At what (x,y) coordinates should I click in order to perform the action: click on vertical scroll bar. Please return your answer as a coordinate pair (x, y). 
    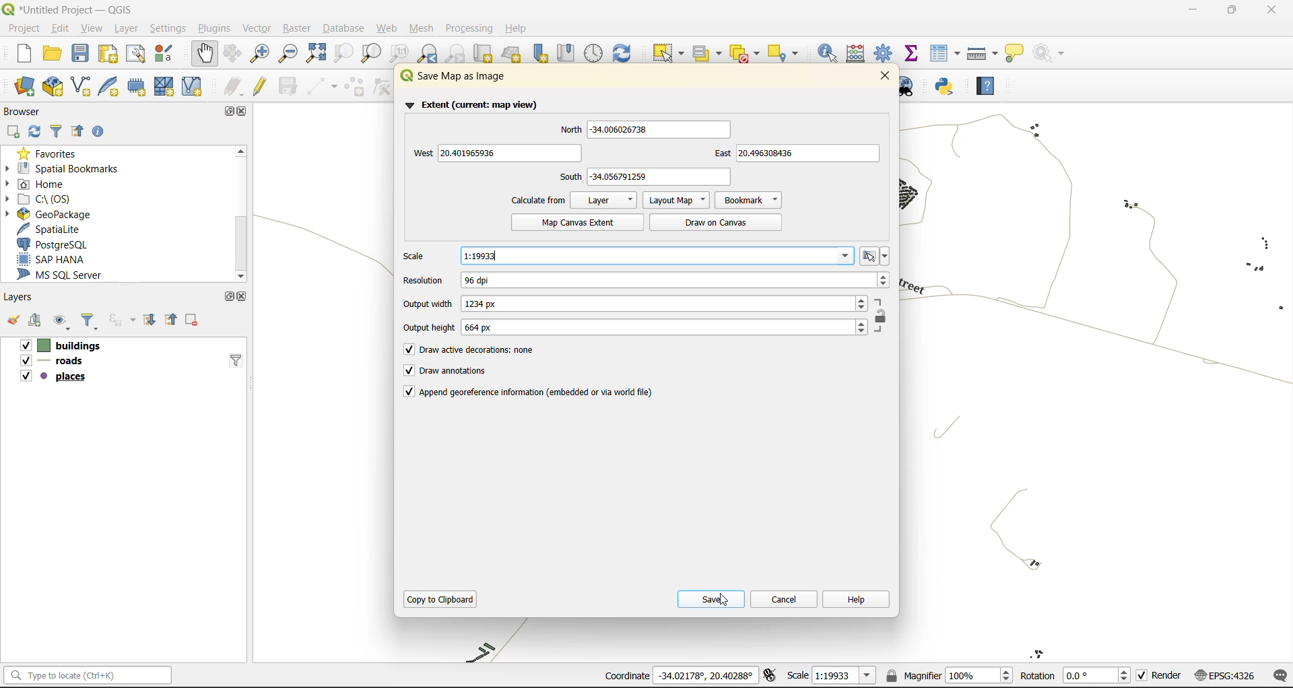
    Looking at the image, I should click on (241, 211).